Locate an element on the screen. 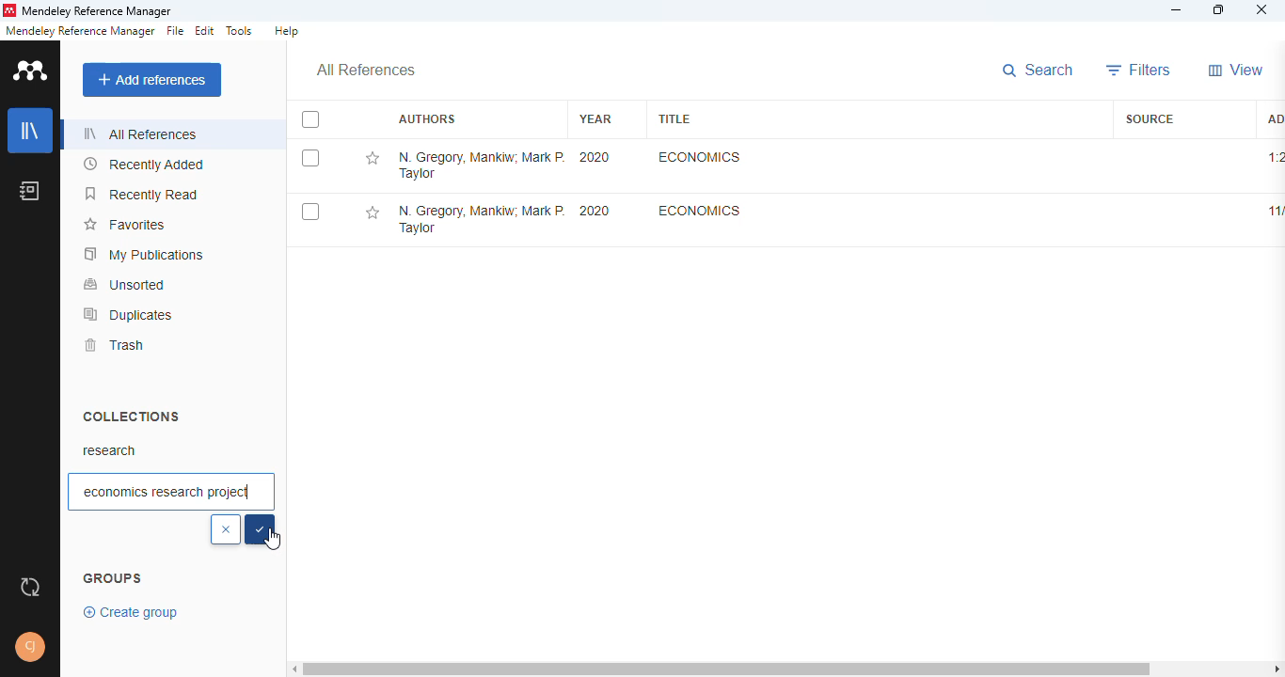 The image size is (1285, 677). authors is located at coordinates (426, 119).